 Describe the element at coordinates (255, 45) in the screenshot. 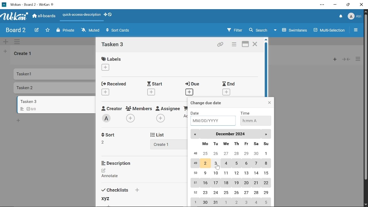

I see `Close ` at that location.